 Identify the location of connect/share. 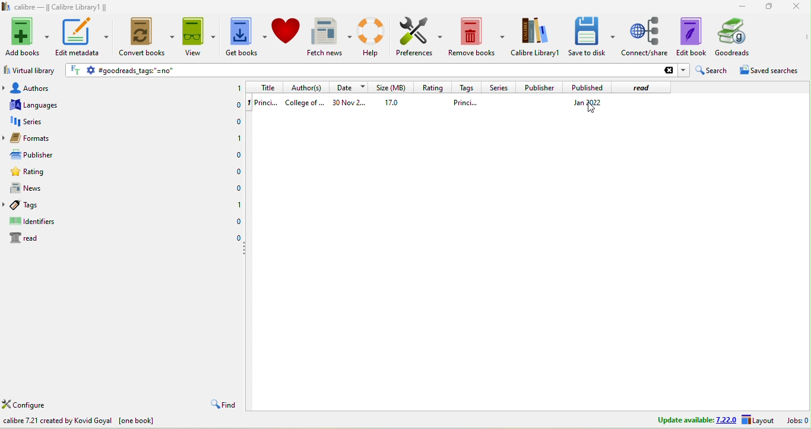
(645, 37).